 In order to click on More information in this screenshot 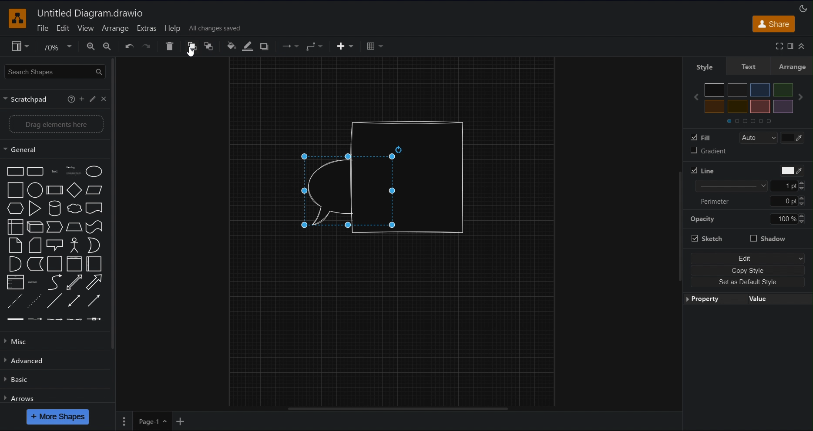, I will do `click(71, 99)`.